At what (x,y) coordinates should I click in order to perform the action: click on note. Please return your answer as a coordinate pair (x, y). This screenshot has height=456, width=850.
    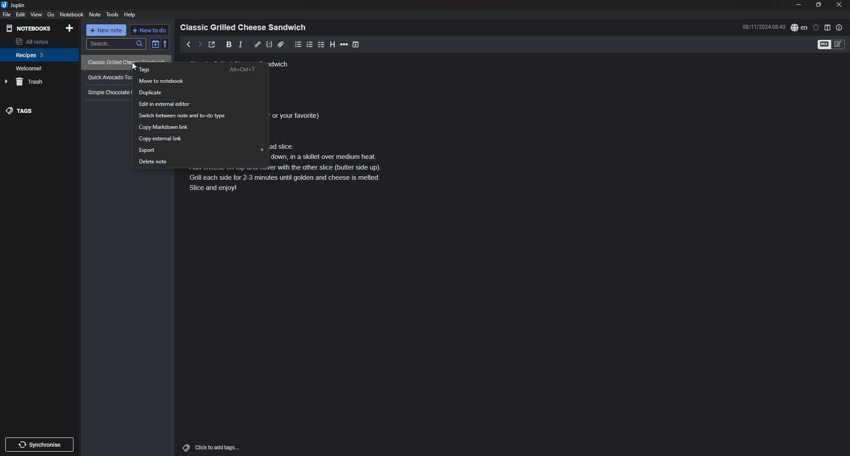
    Looking at the image, I should click on (94, 15).